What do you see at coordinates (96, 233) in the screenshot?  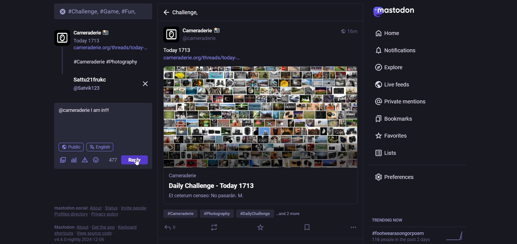 I see `view source code` at bounding box center [96, 233].